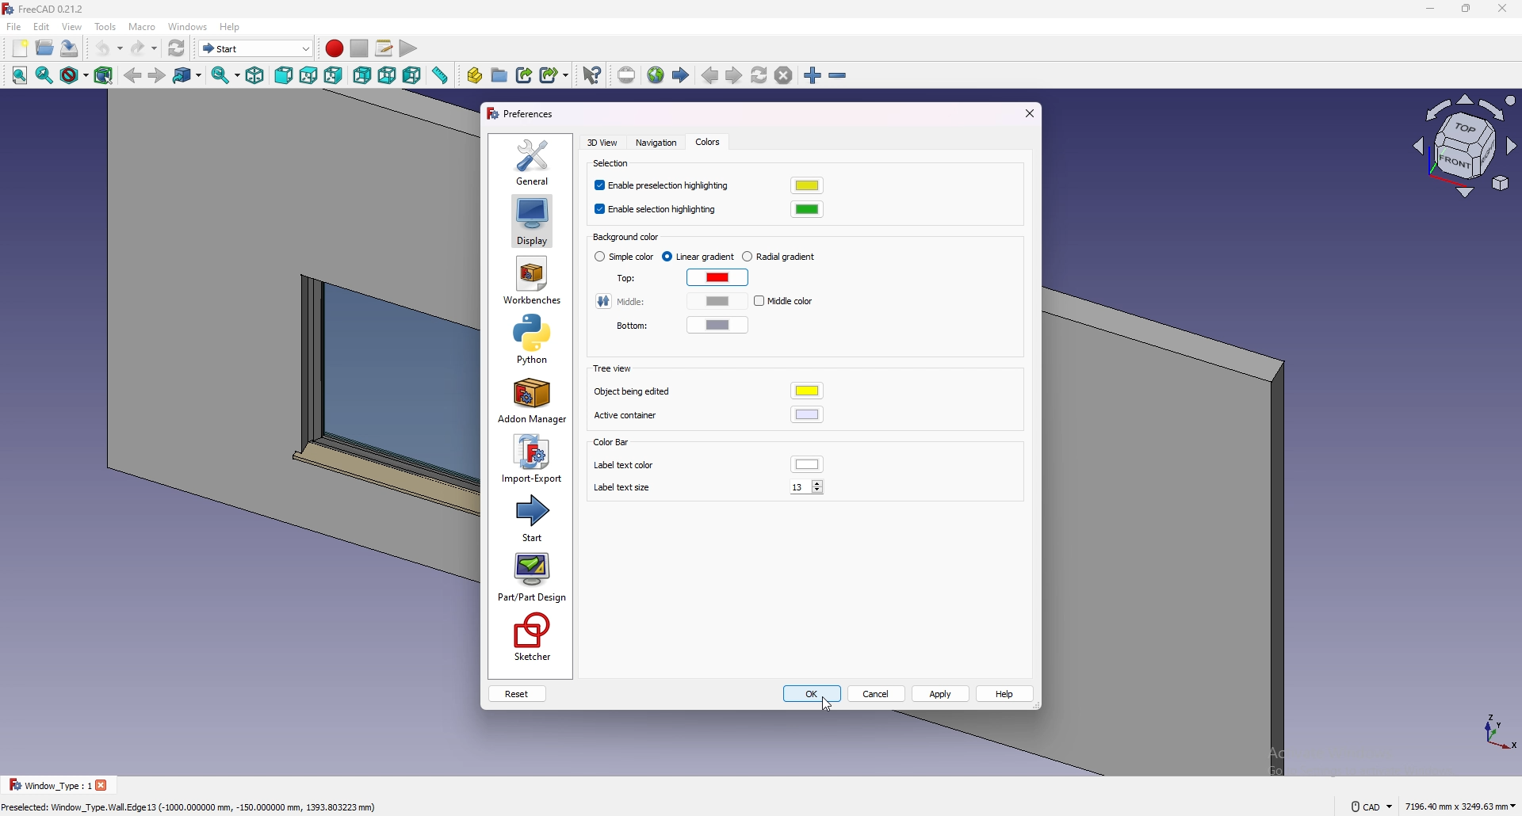  I want to click on back, so click(133, 76).